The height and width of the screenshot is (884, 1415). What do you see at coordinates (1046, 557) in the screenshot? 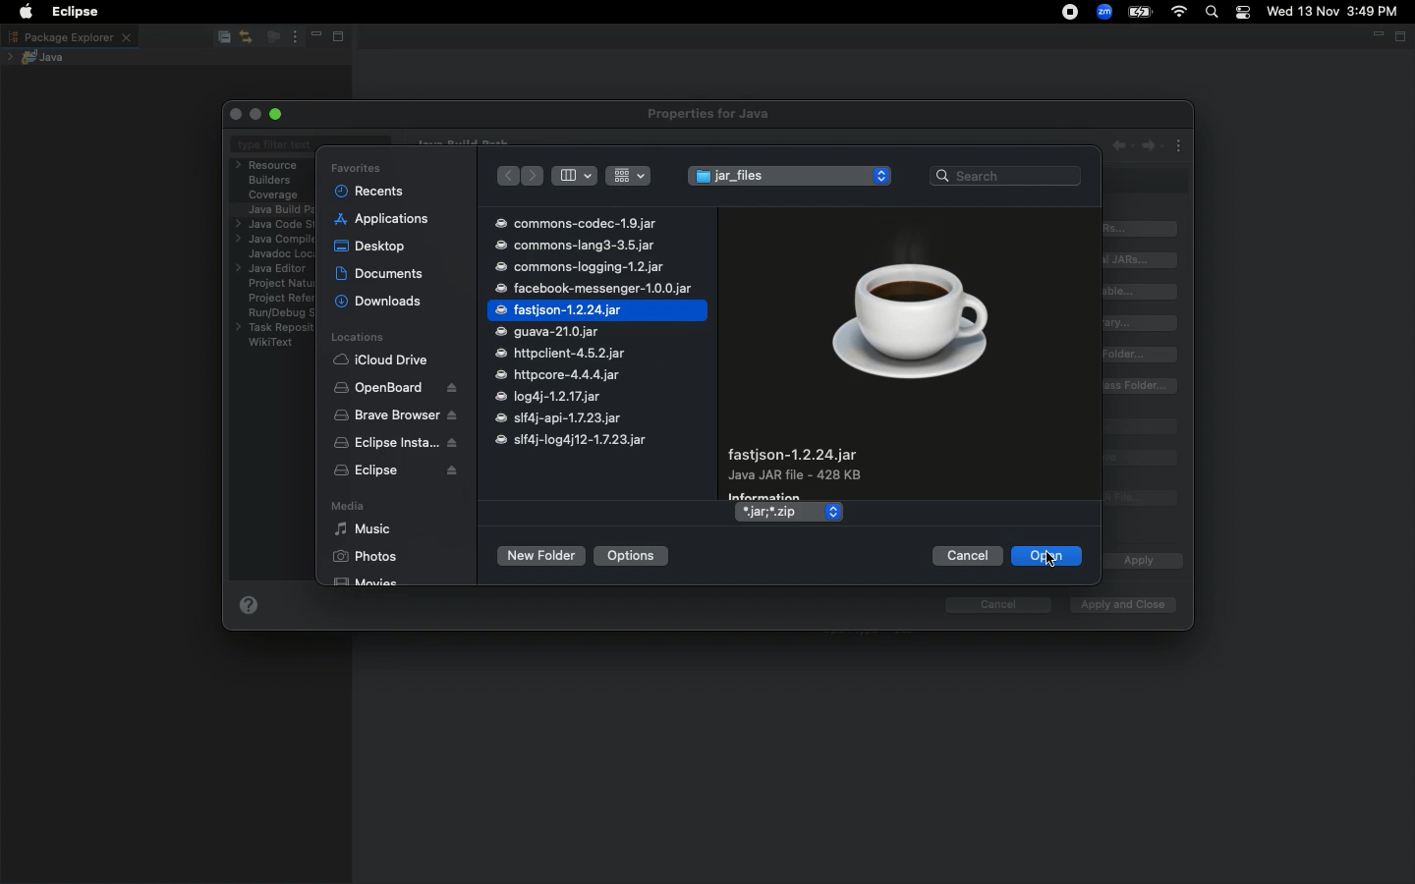
I see `Open` at bounding box center [1046, 557].